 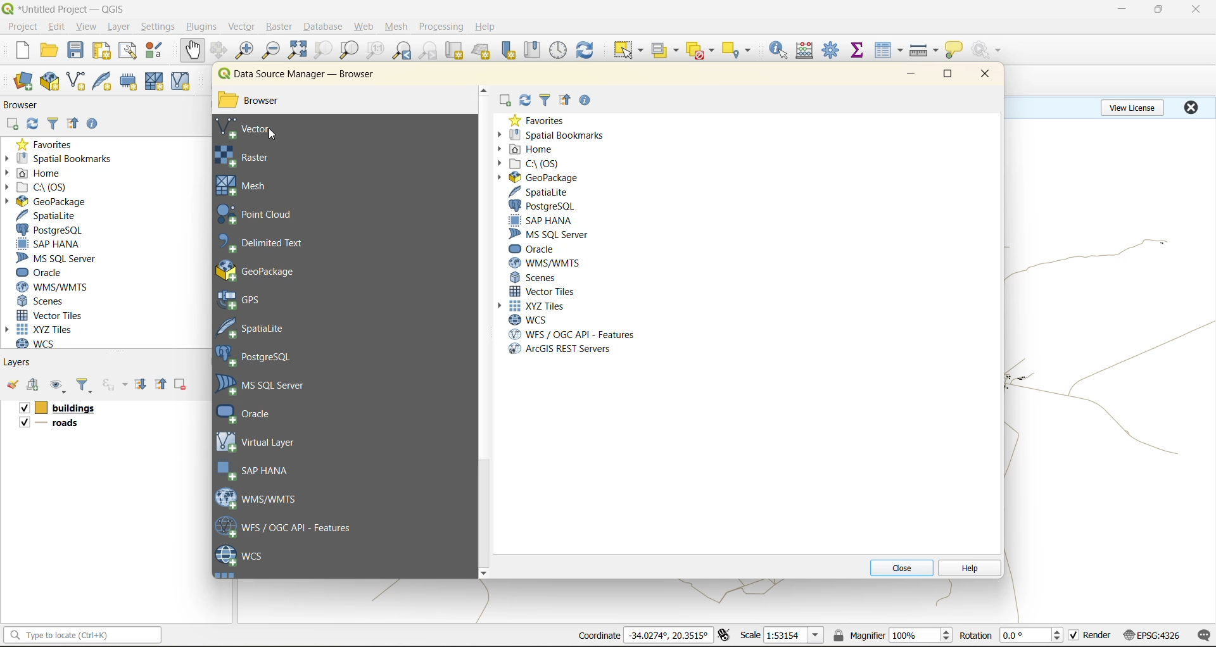 I want to click on new spatial bookmark, so click(x=509, y=51).